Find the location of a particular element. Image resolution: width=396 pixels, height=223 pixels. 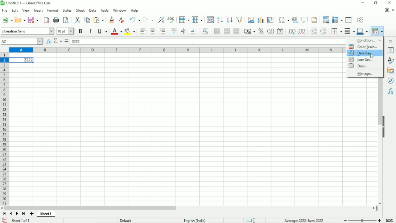

Date is located at coordinates (359, 66).